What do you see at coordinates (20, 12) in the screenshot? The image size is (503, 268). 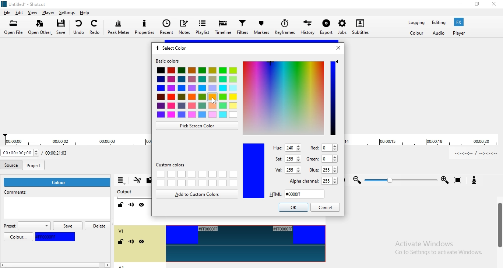 I see `Edit` at bounding box center [20, 12].